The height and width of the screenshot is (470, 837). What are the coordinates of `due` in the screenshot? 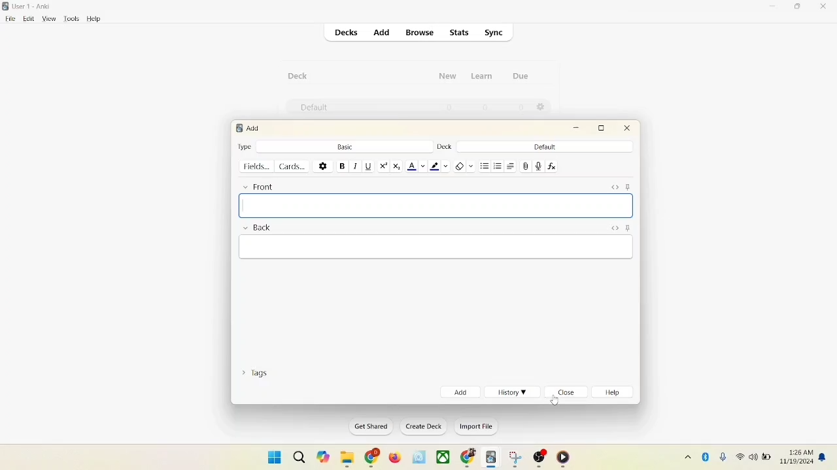 It's located at (521, 76).